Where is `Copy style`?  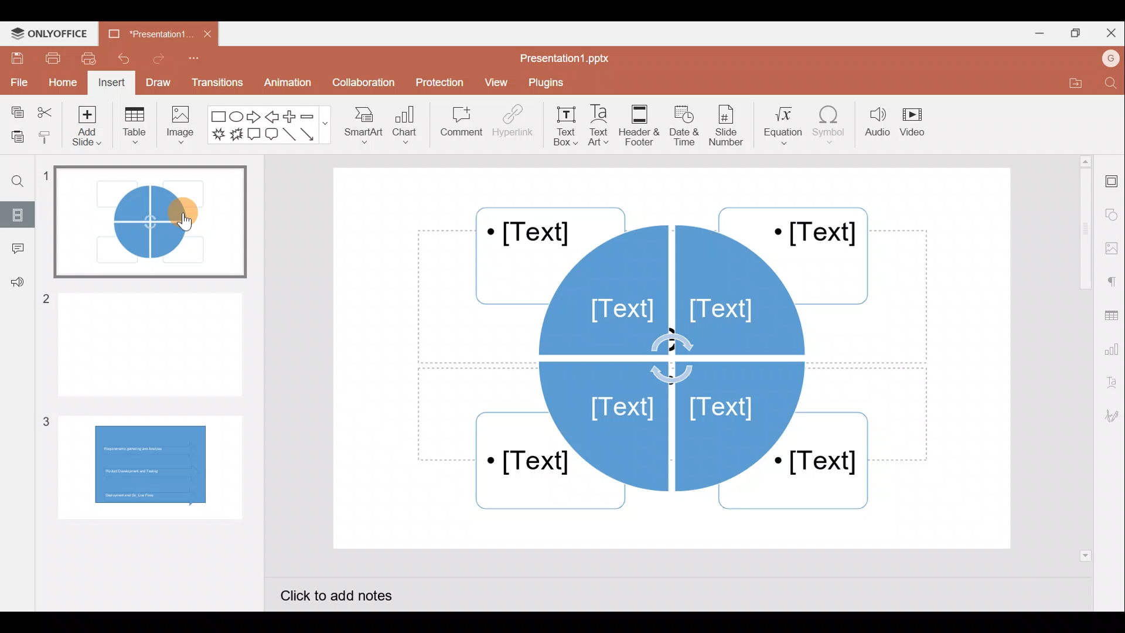
Copy style is located at coordinates (46, 137).